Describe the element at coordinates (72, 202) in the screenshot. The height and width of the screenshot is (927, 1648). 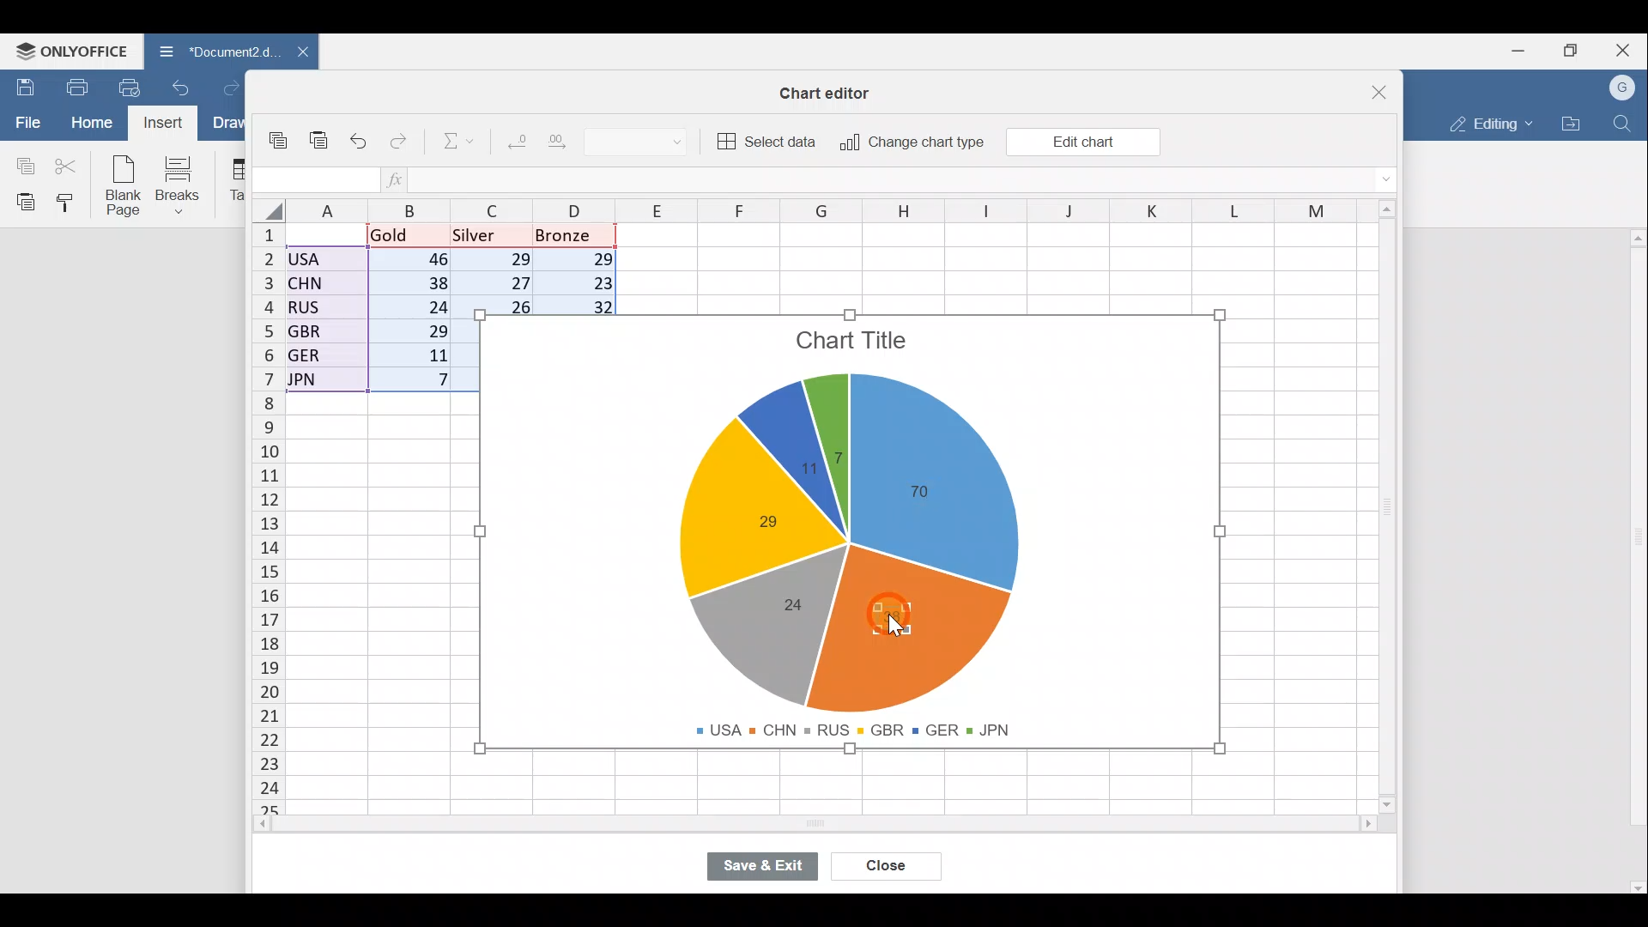
I see `Copy style` at that location.